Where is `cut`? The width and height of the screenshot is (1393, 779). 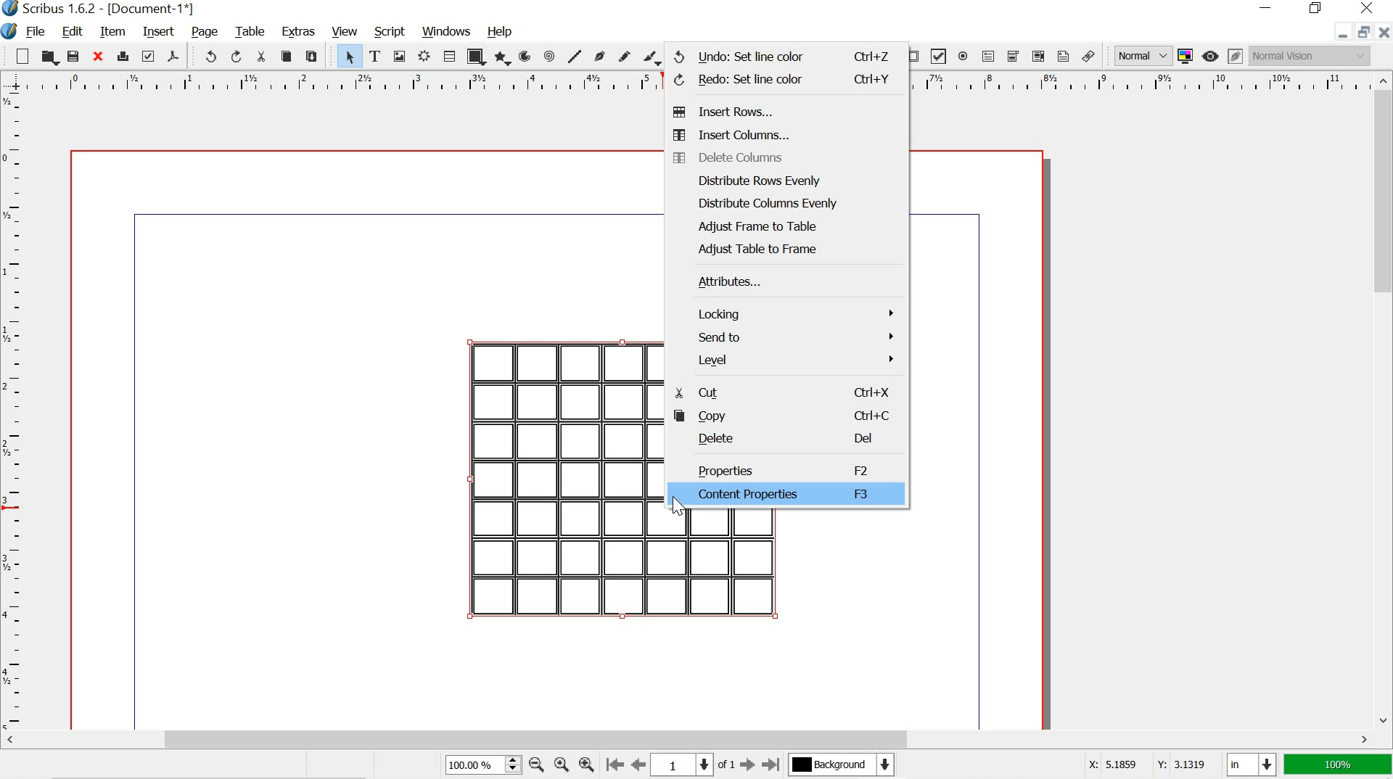
cut is located at coordinates (261, 58).